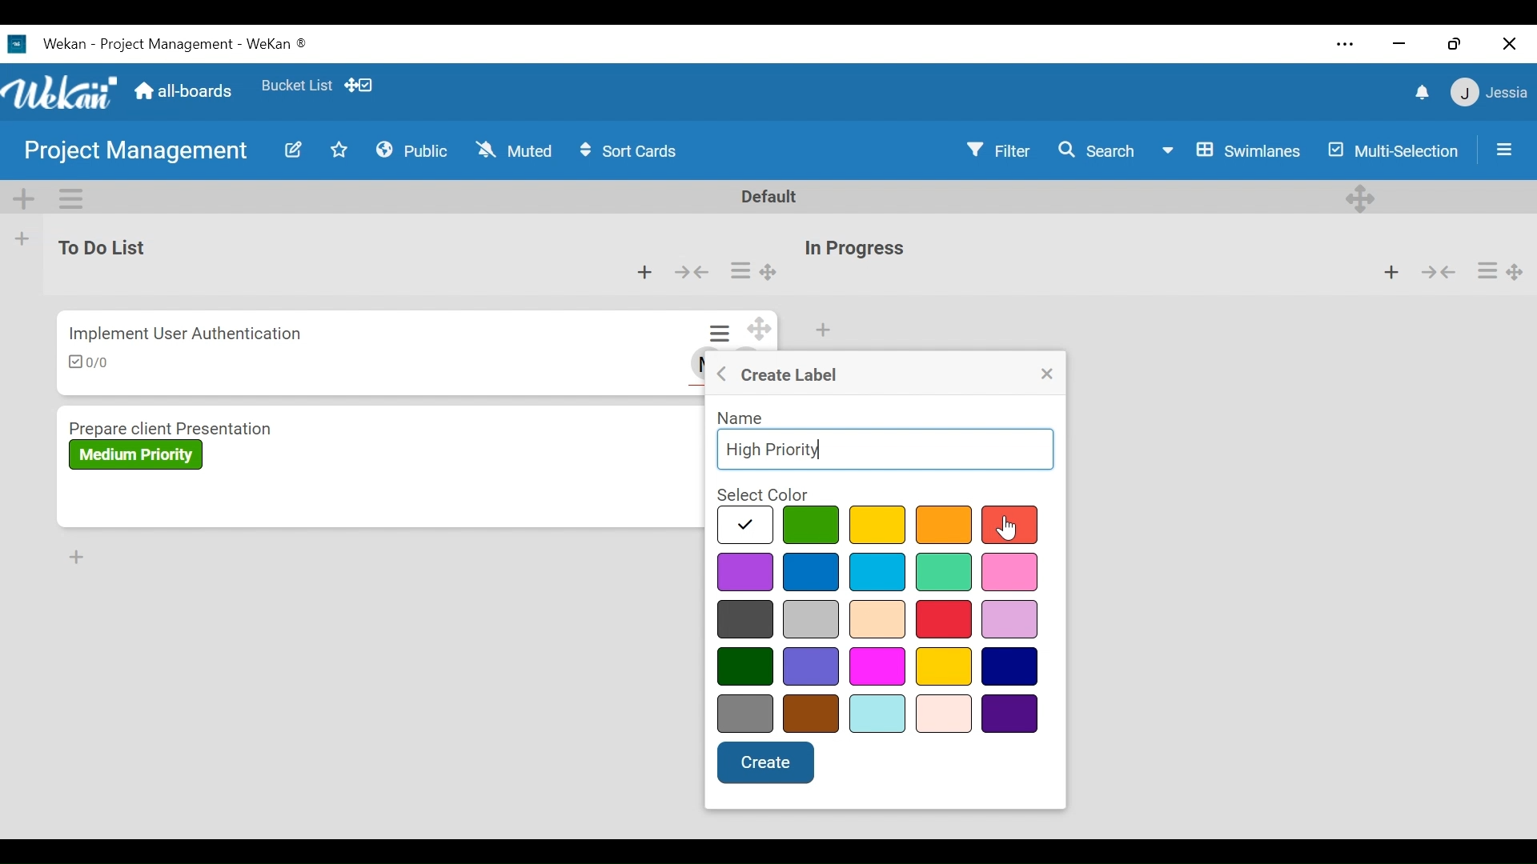 This screenshot has height=864, width=1537. What do you see at coordinates (1419, 91) in the screenshot?
I see `notifications` at bounding box center [1419, 91].